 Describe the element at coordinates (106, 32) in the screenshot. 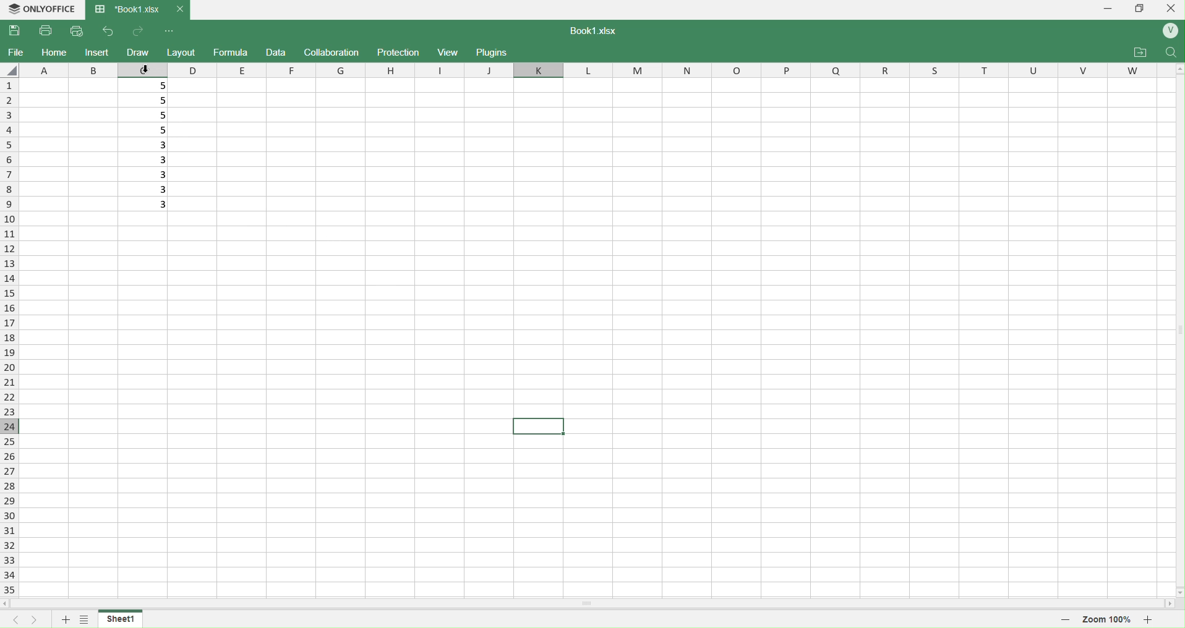

I see `undo` at that location.